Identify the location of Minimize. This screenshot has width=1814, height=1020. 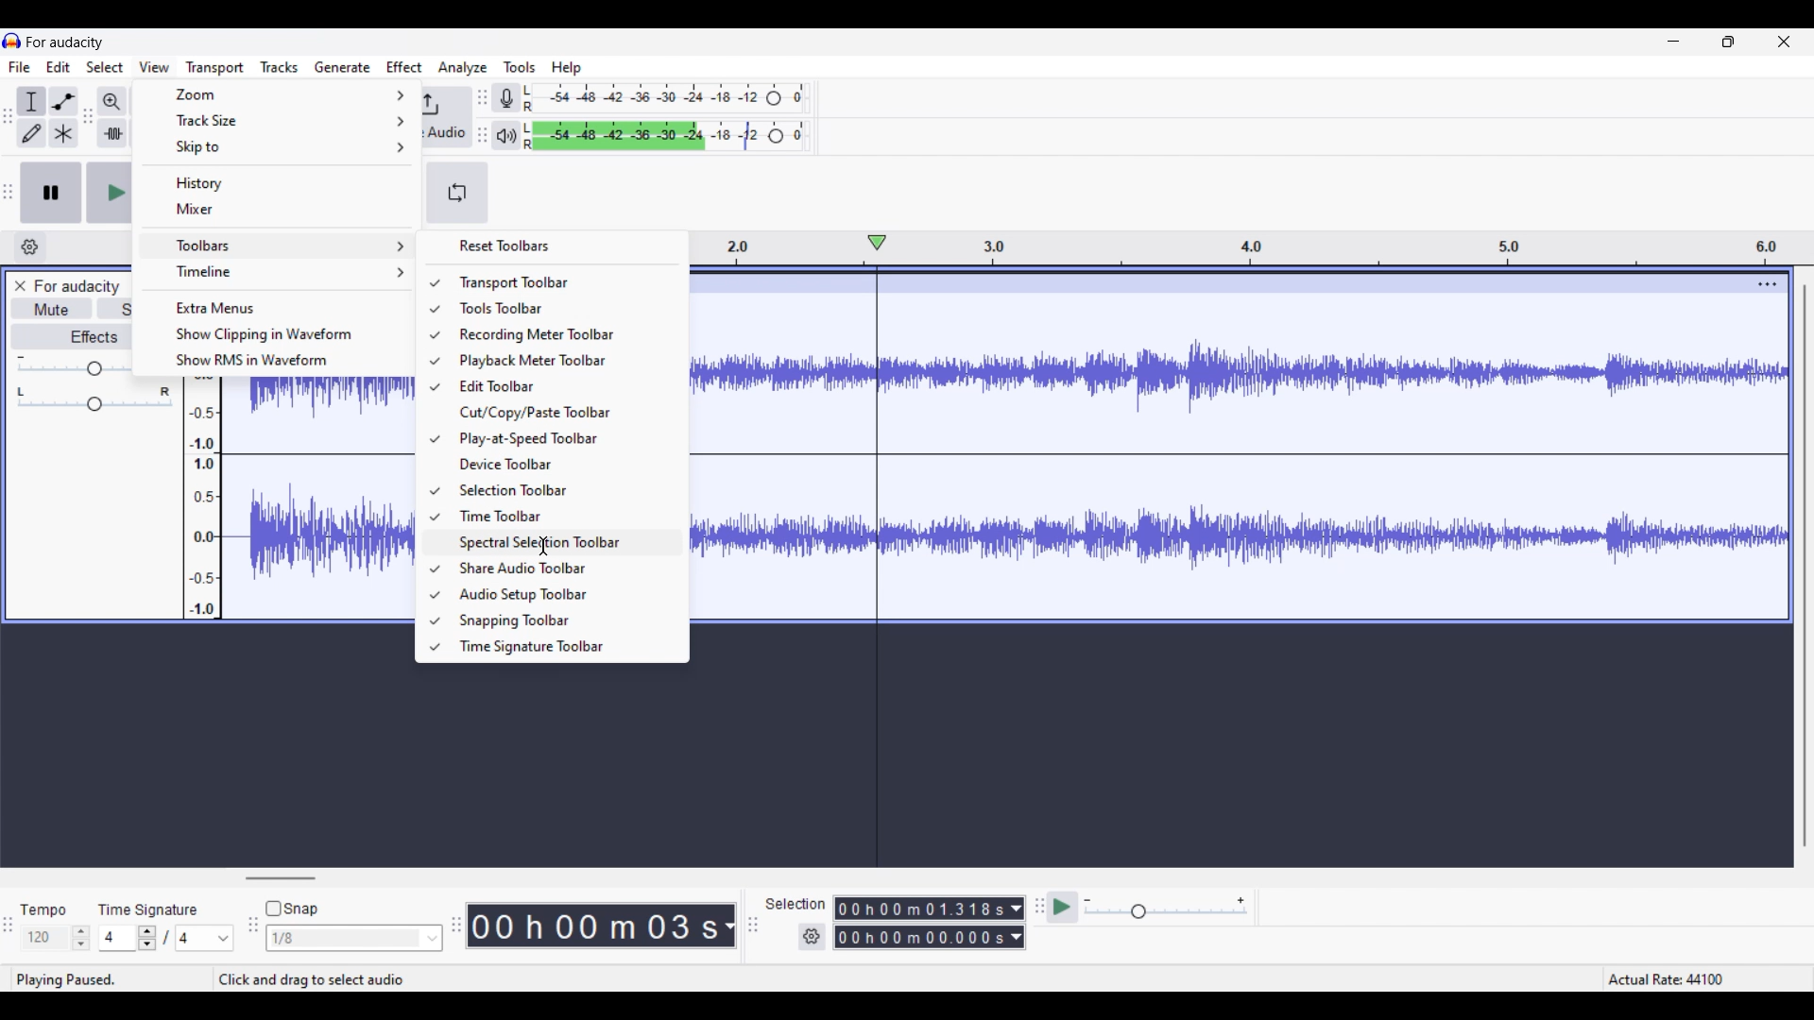
(1673, 41).